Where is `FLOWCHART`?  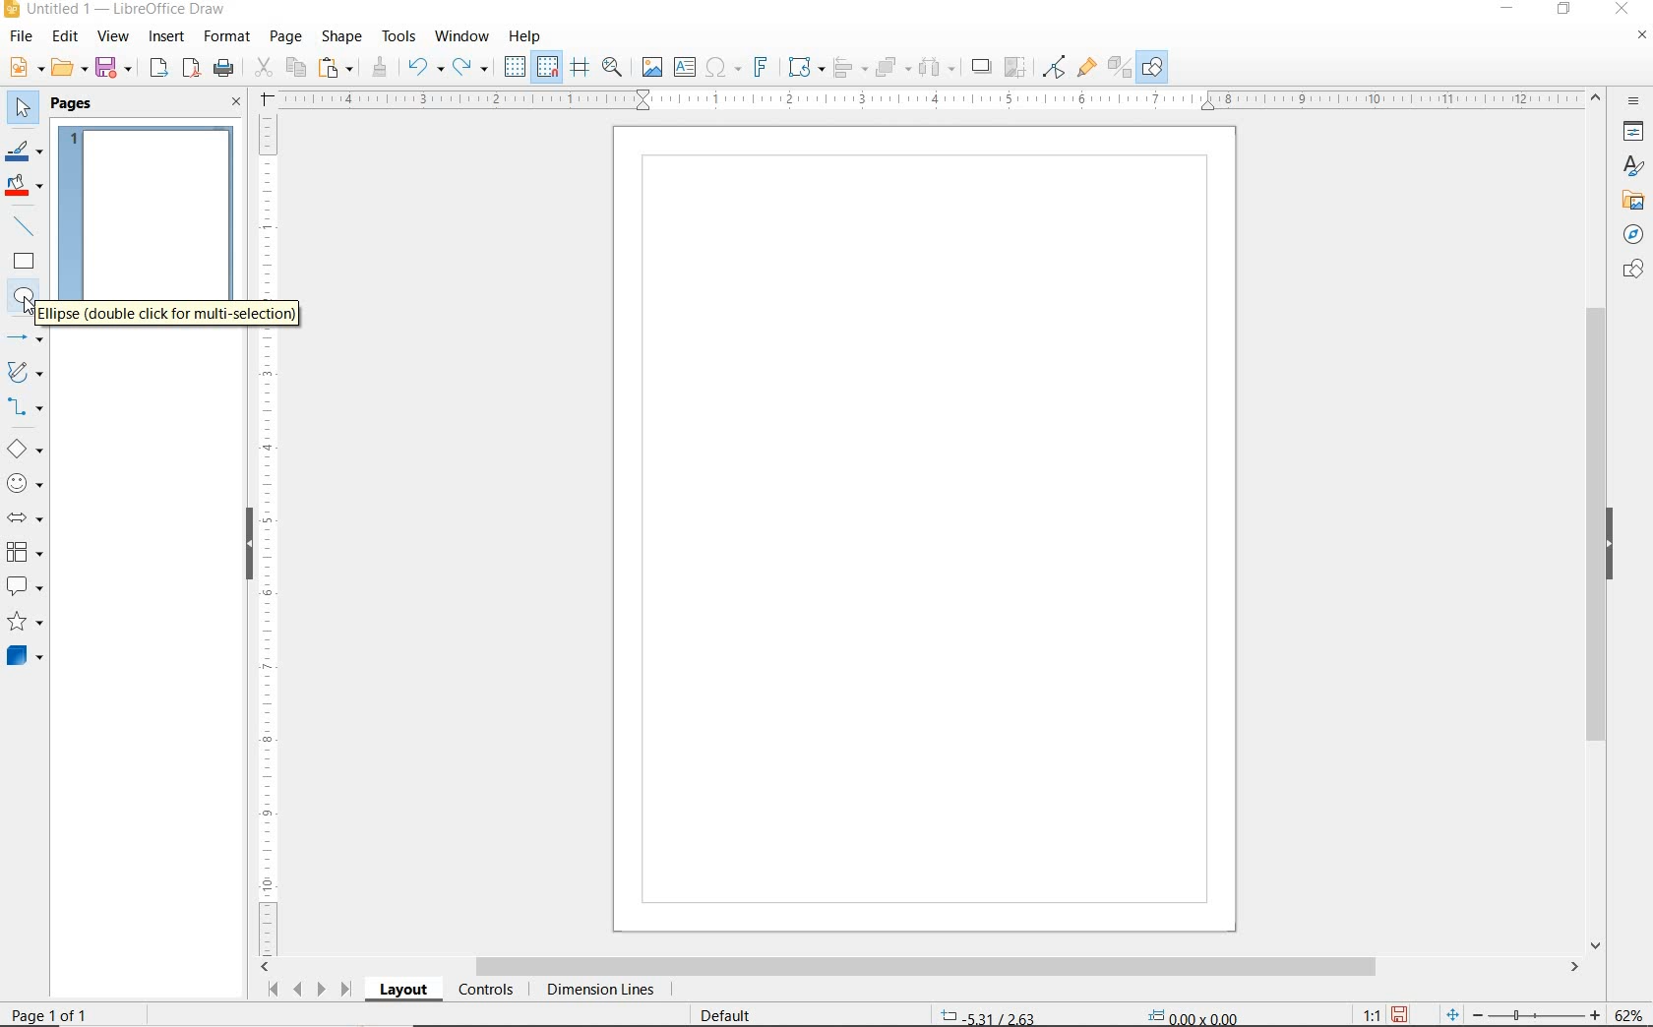 FLOWCHART is located at coordinates (24, 553).